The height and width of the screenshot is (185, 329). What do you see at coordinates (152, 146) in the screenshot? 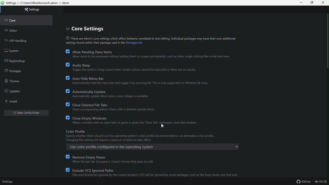
I see `color profile` at bounding box center [152, 146].